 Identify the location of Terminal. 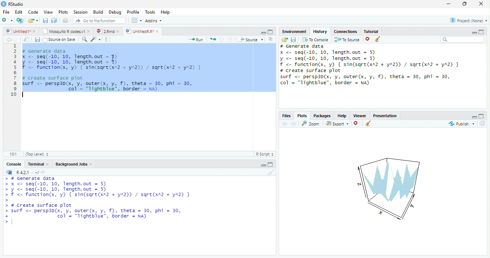
(36, 164).